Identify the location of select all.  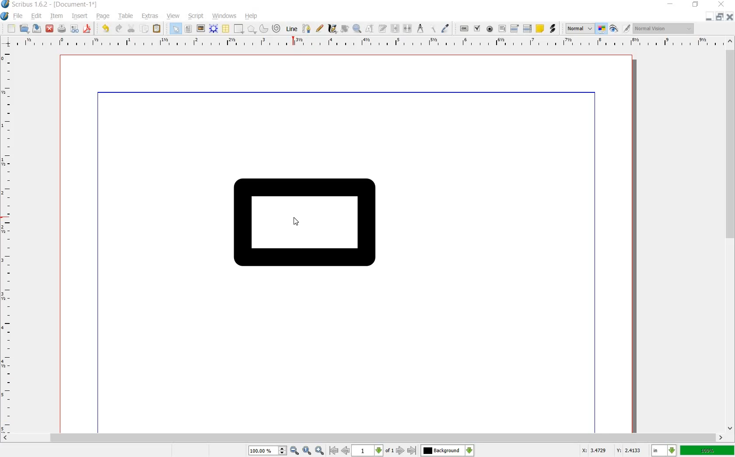
(175, 29).